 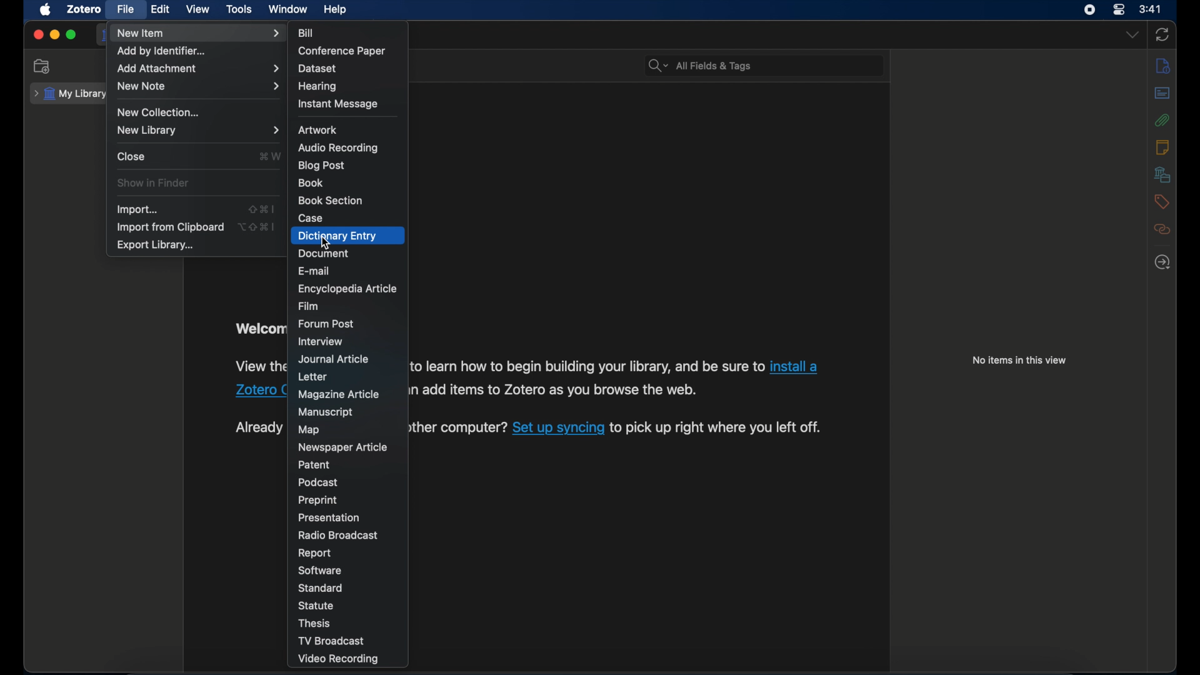 I want to click on attachments, so click(x=1163, y=121).